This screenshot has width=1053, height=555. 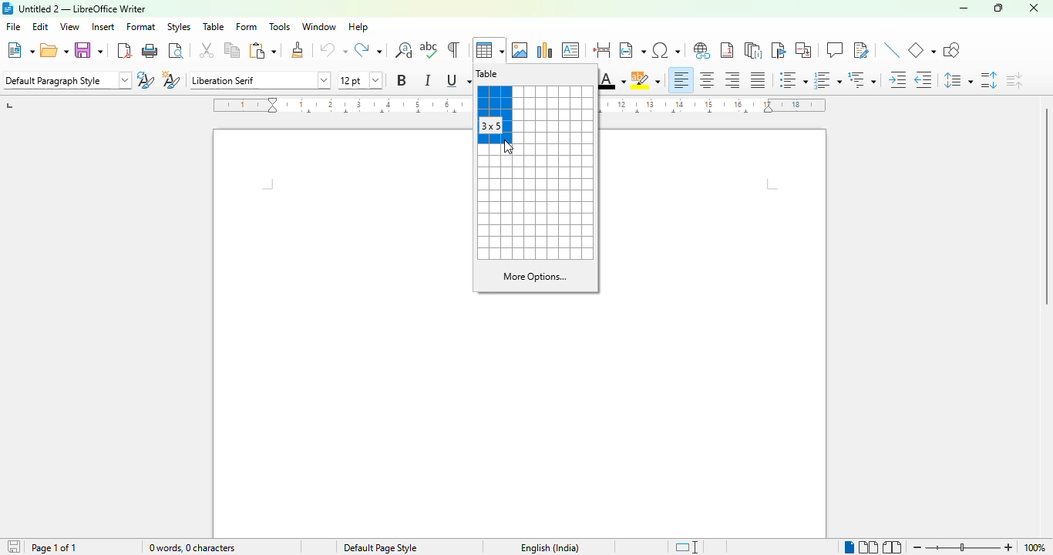 What do you see at coordinates (550, 547) in the screenshot?
I see `text language` at bounding box center [550, 547].